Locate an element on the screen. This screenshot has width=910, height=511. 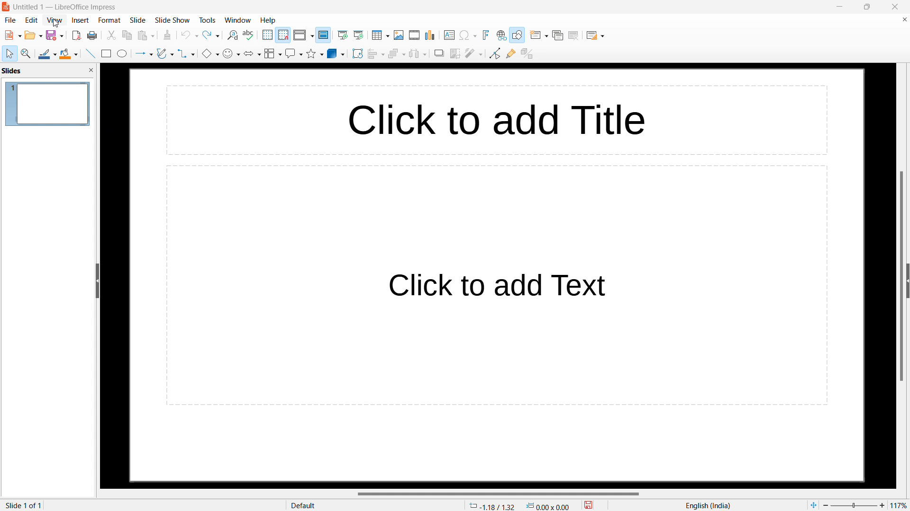
master slide is located at coordinates (324, 35).